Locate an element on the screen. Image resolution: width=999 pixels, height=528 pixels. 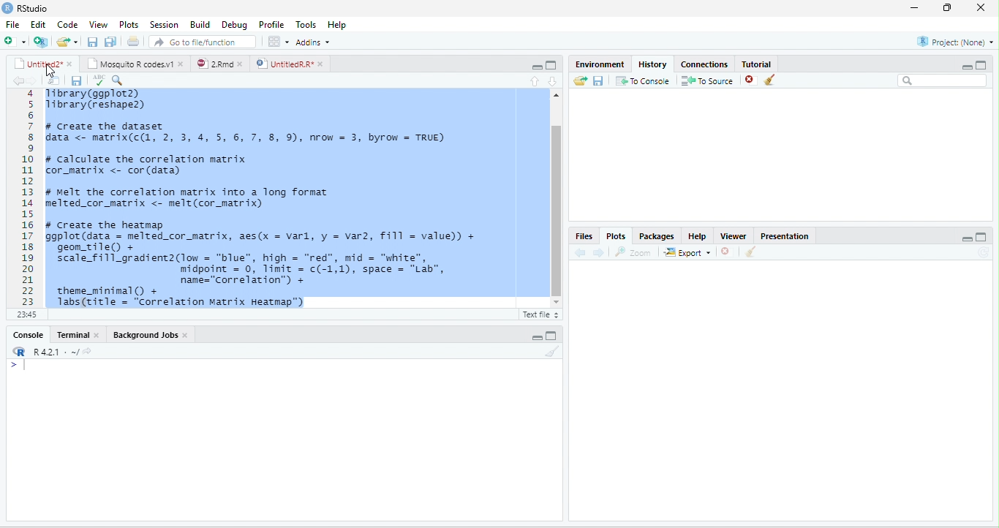
tutorial is located at coordinates (777, 63).